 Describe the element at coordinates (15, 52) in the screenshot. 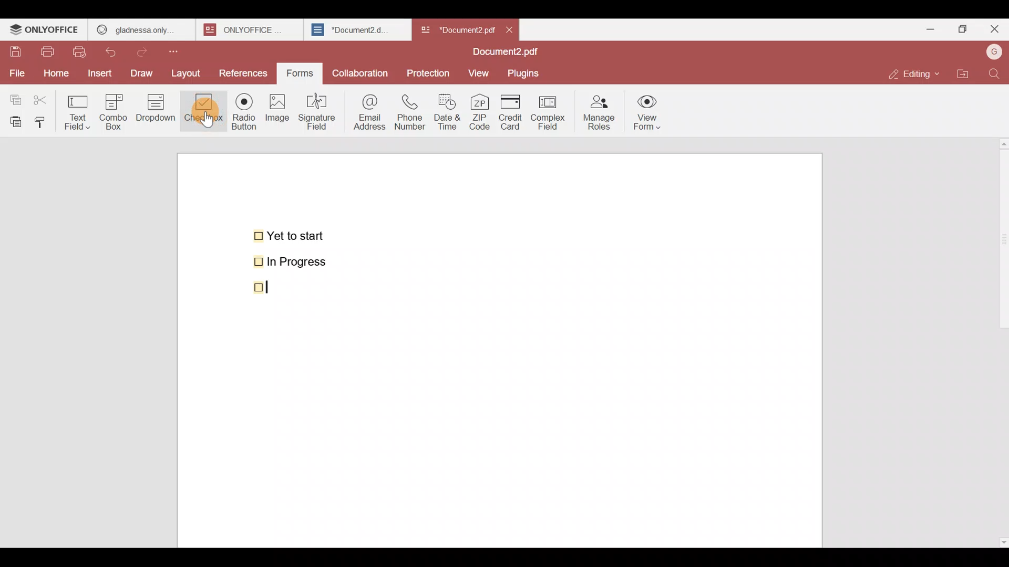

I see `Save` at that location.